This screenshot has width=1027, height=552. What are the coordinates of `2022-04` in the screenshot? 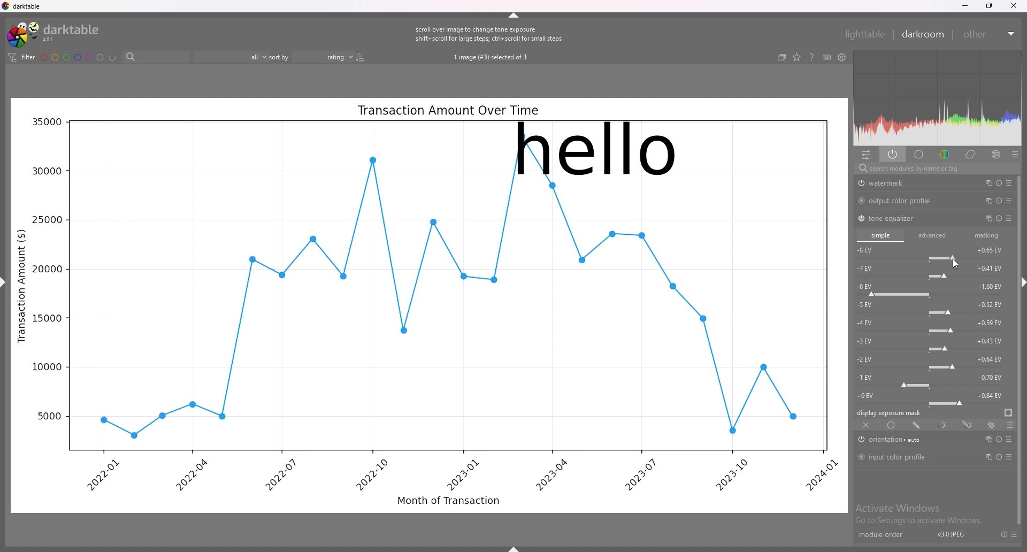 It's located at (191, 474).